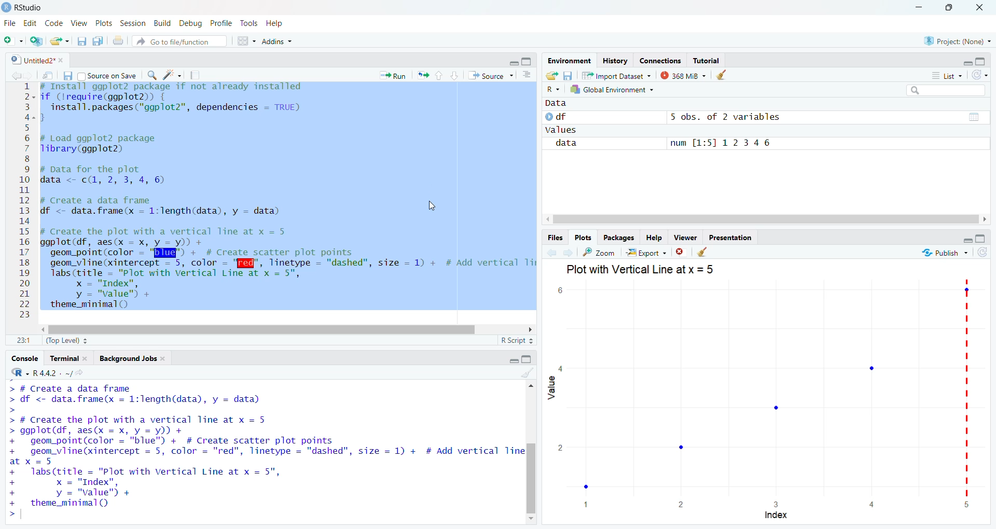 This screenshot has height=529, width=996. What do you see at coordinates (34, 59) in the screenshot?
I see `| Untitled2* *` at bounding box center [34, 59].